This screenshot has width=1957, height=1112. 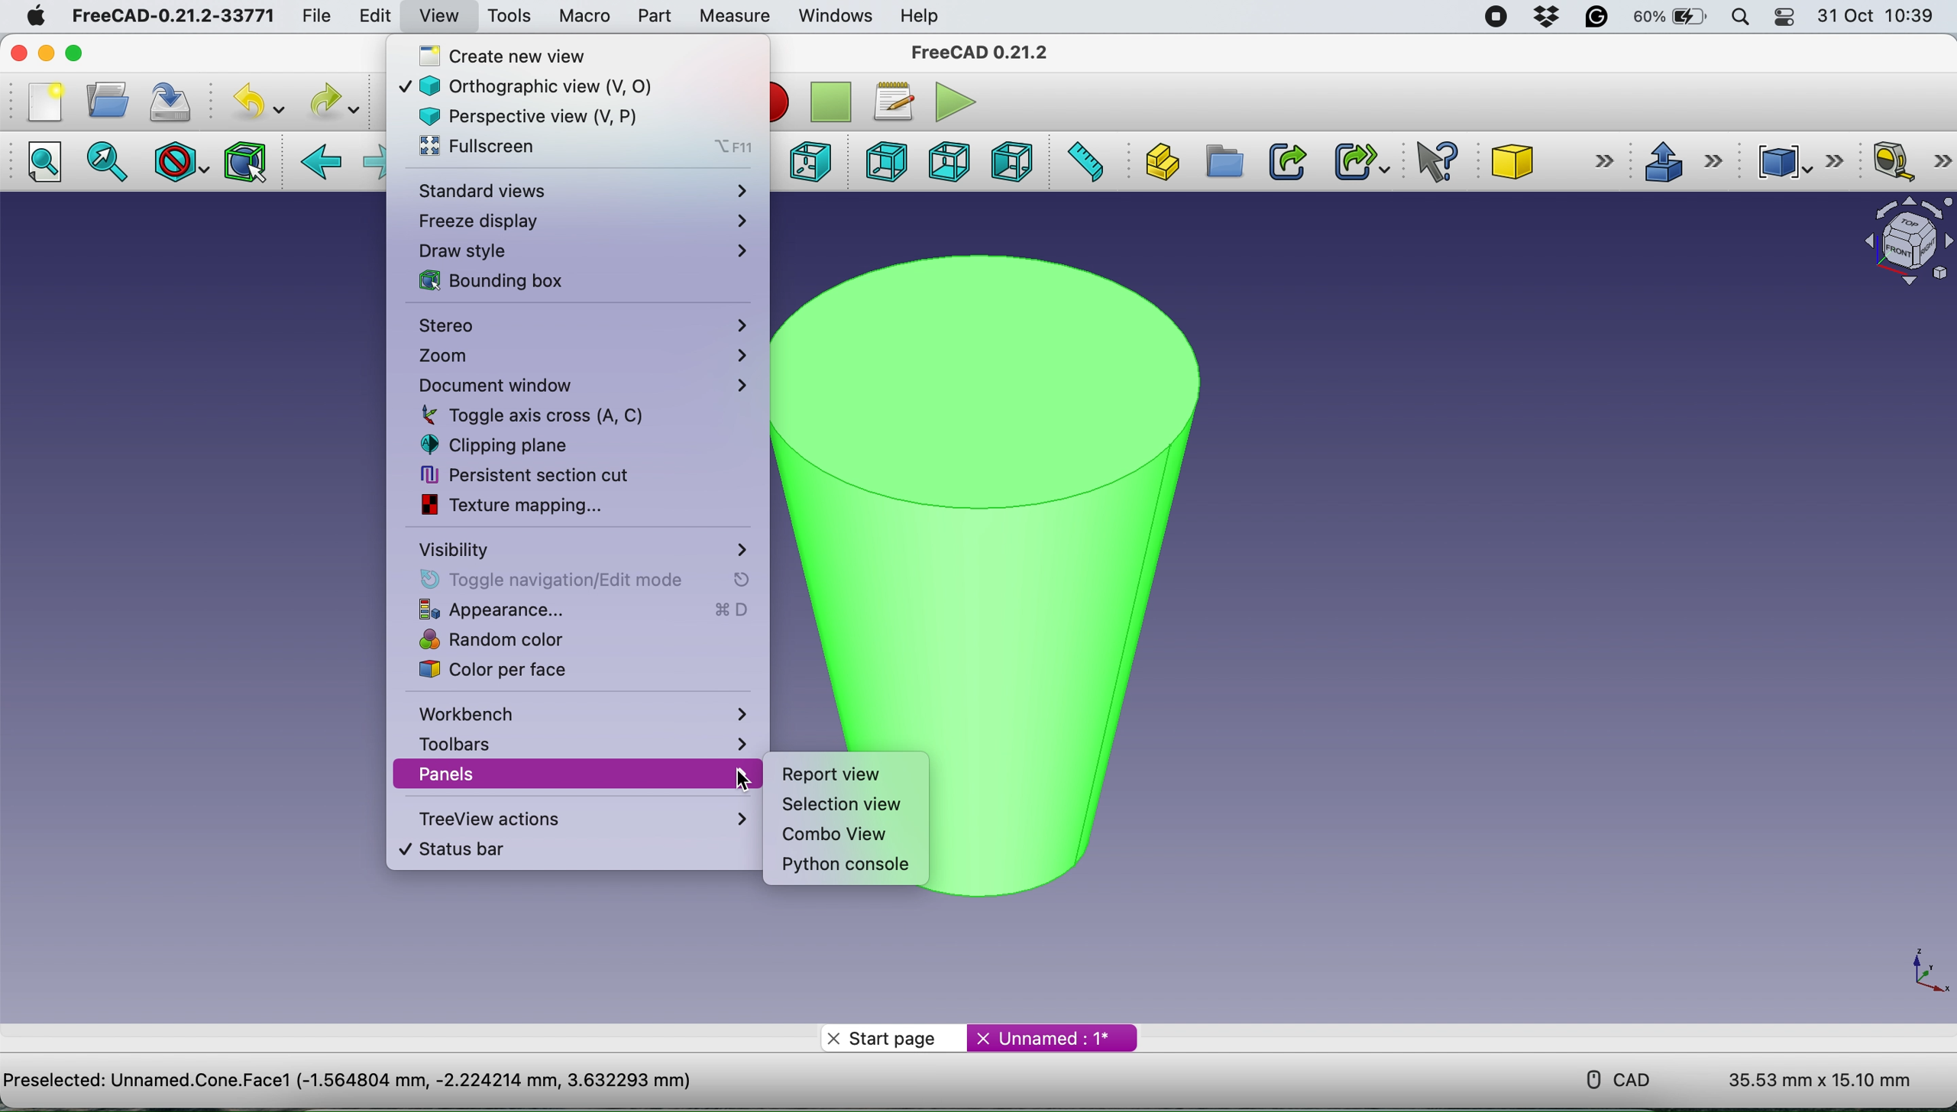 What do you see at coordinates (893, 99) in the screenshot?
I see `macros` at bounding box center [893, 99].